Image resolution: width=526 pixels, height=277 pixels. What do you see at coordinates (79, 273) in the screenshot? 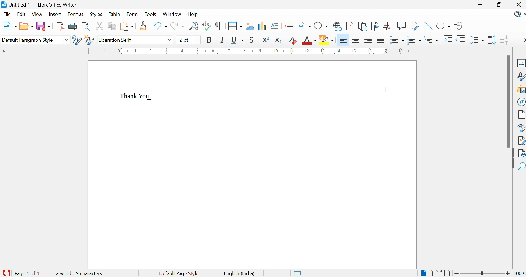
I see `0 words, 0 characters` at bounding box center [79, 273].